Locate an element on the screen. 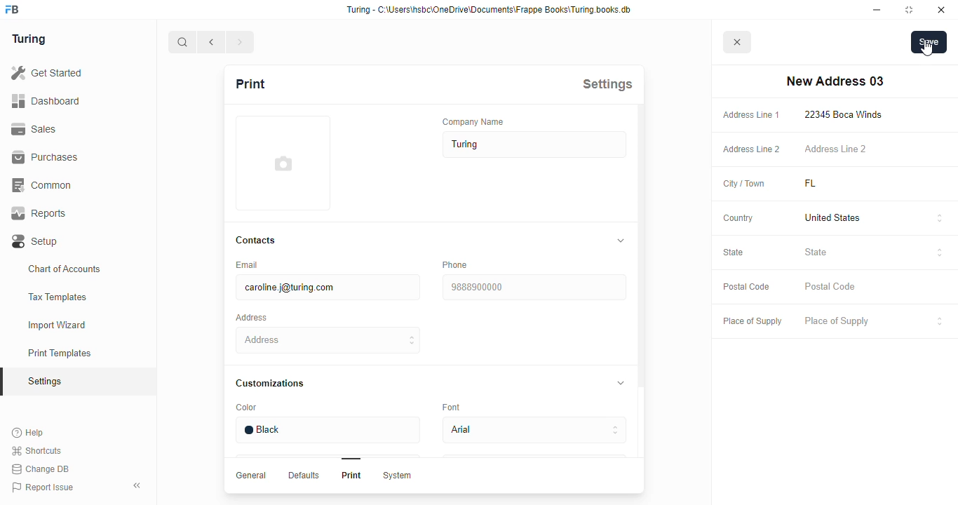 Image resolution: width=958 pixels, height=505 pixels. common is located at coordinates (43, 185).